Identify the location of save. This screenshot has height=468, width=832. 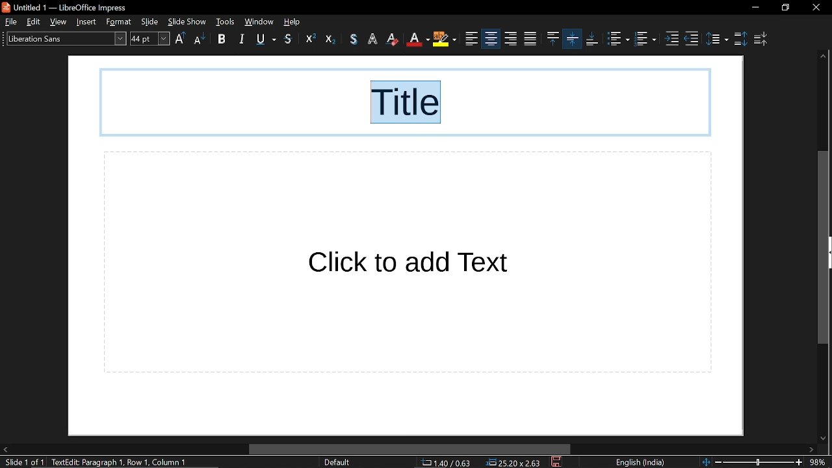
(558, 463).